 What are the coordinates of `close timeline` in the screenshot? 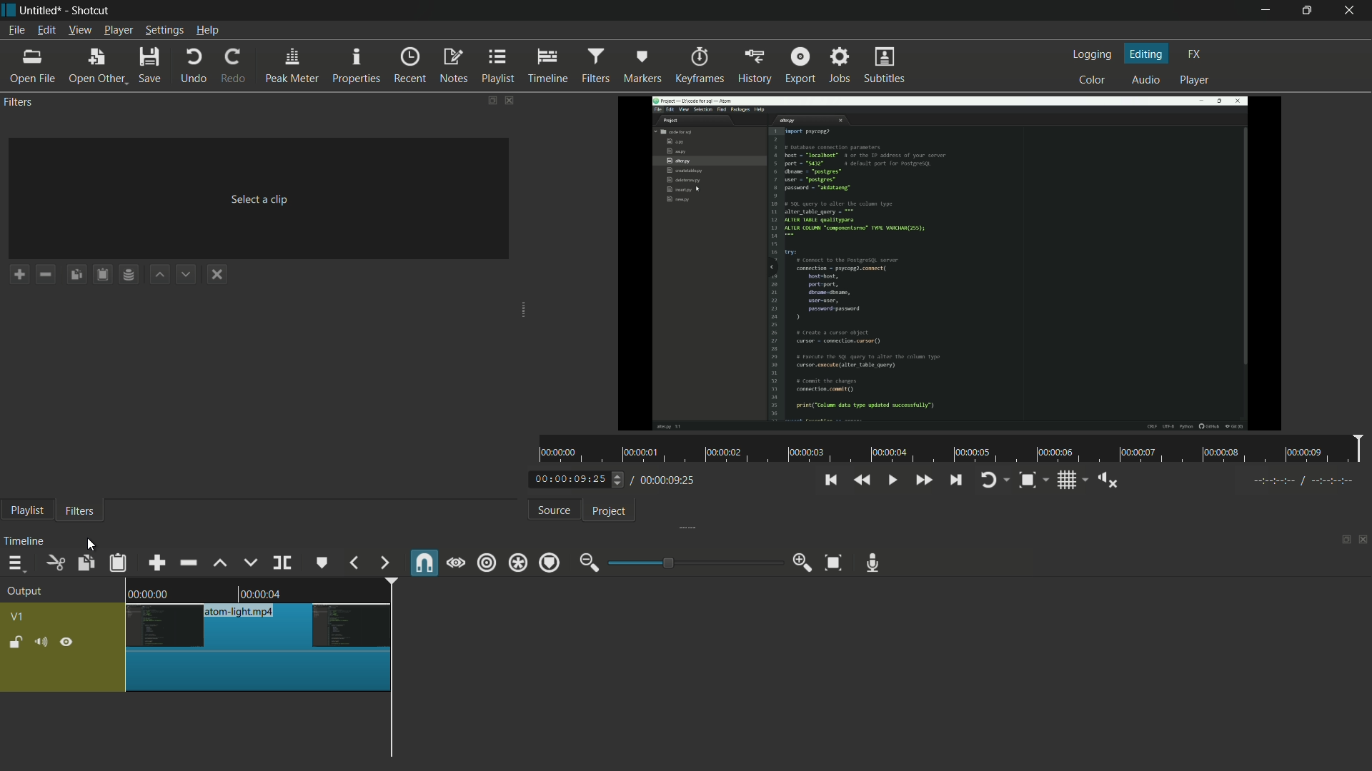 It's located at (1363, 540).